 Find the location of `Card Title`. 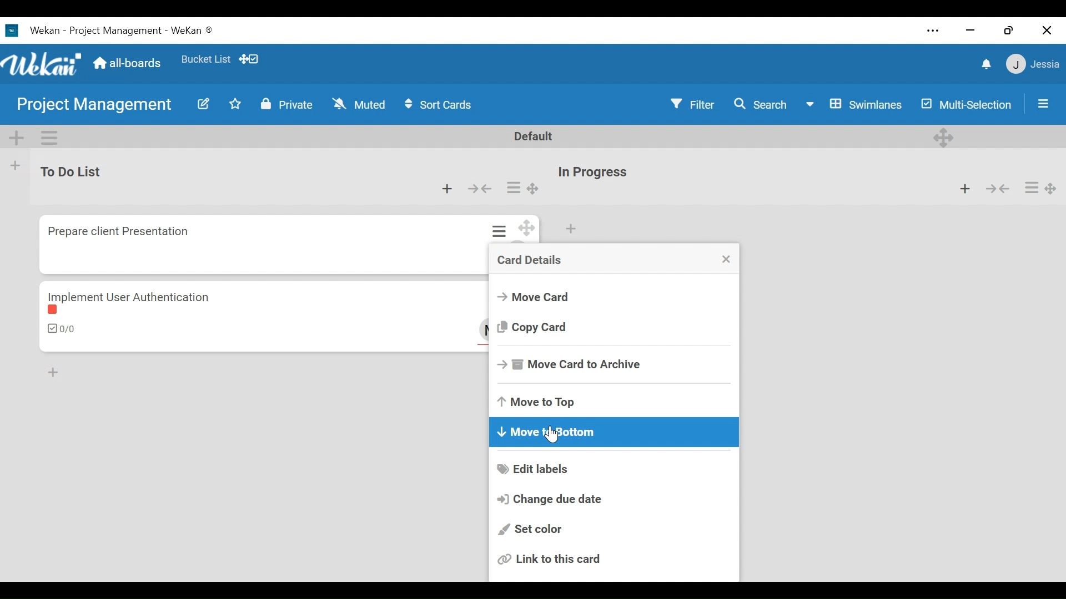

Card Title is located at coordinates (130, 296).